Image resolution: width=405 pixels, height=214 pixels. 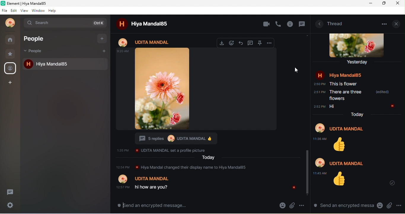 I want to click on attachment, so click(x=293, y=206).